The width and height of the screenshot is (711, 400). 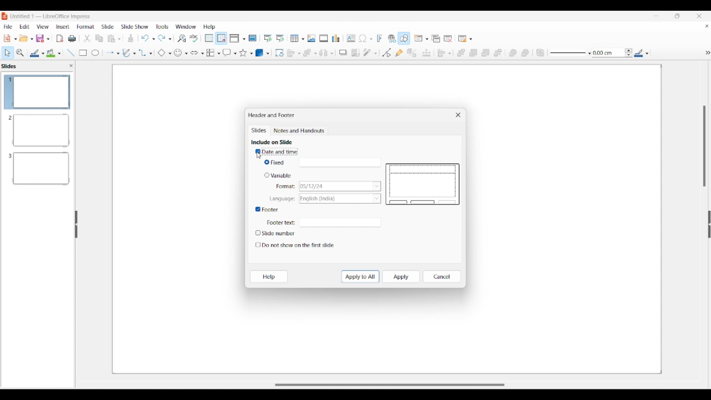 What do you see at coordinates (703, 51) in the screenshot?
I see `hide` at bounding box center [703, 51].